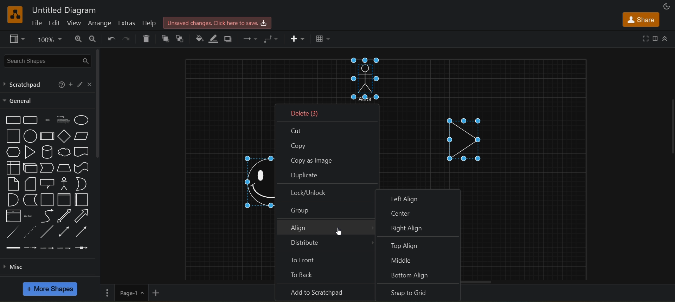 The image size is (675, 302). Describe the element at coordinates (71, 84) in the screenshot. I see `add` at that location.